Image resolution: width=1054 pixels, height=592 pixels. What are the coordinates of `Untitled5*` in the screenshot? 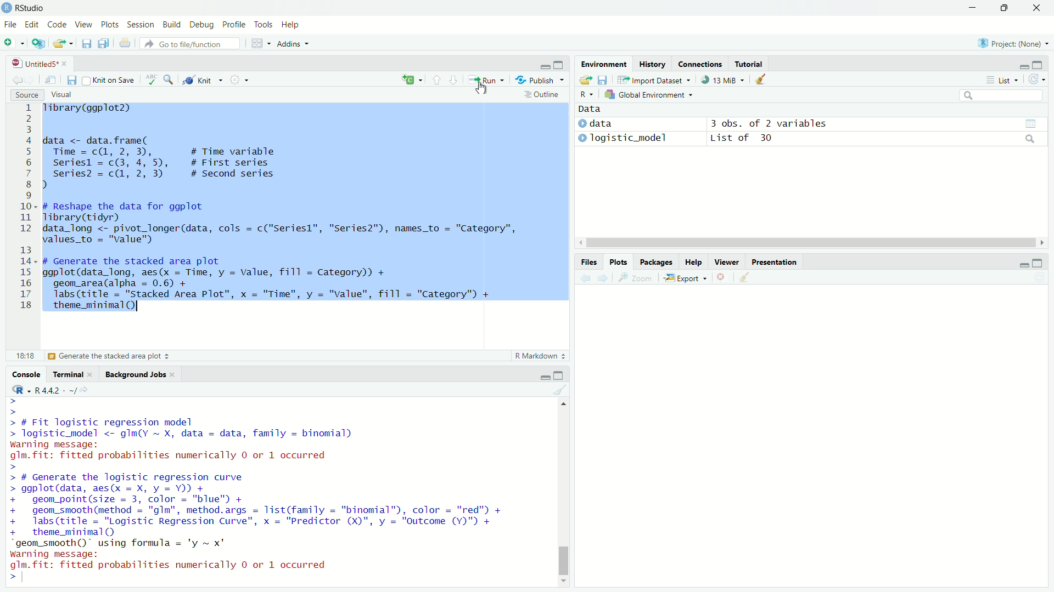 It's located at (32, 62).